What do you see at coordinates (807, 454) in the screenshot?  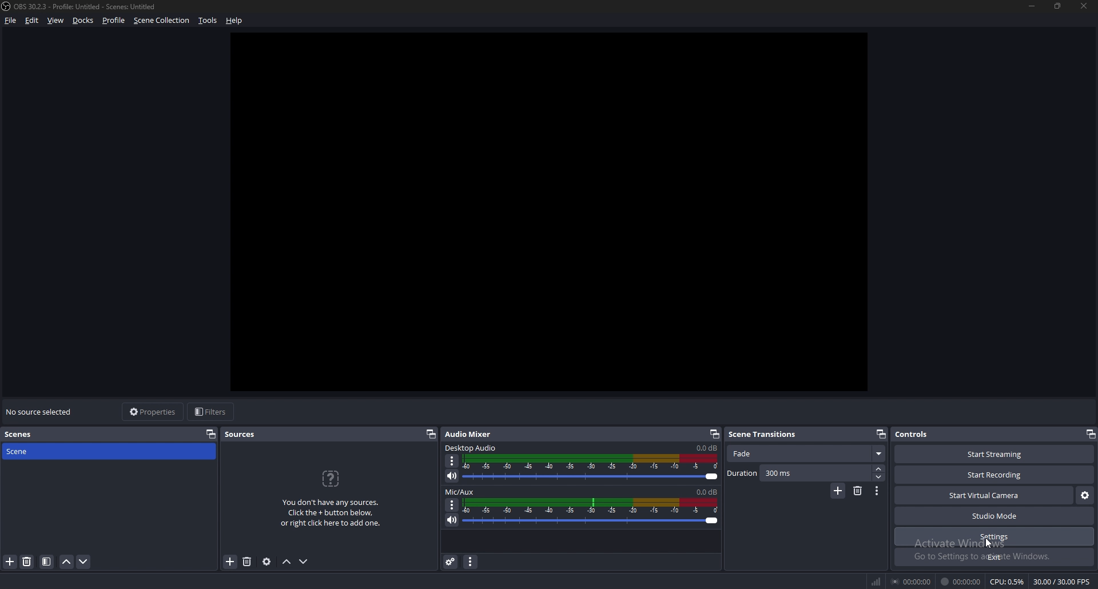 I see `fade` at bounding box center [807, 454].